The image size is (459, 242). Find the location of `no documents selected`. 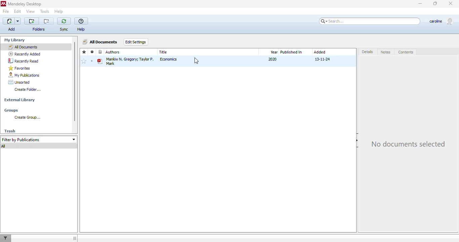

no documents selected is located at coordinates (408, 144).